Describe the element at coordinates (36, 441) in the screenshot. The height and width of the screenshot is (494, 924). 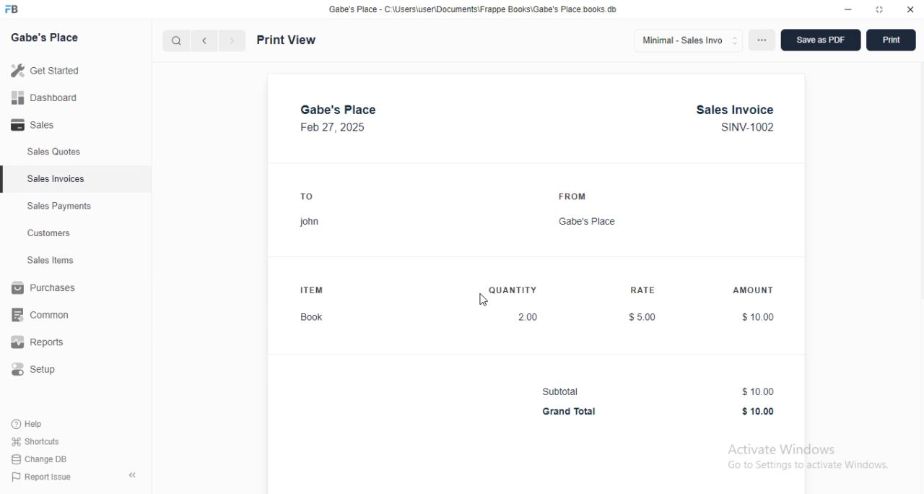
I see `shortcuts` at that location.